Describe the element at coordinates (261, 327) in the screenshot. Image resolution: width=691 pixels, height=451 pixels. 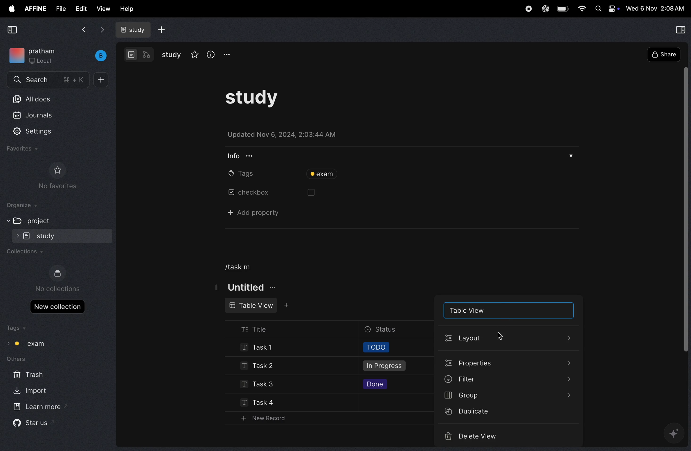
I see `title` at that location.